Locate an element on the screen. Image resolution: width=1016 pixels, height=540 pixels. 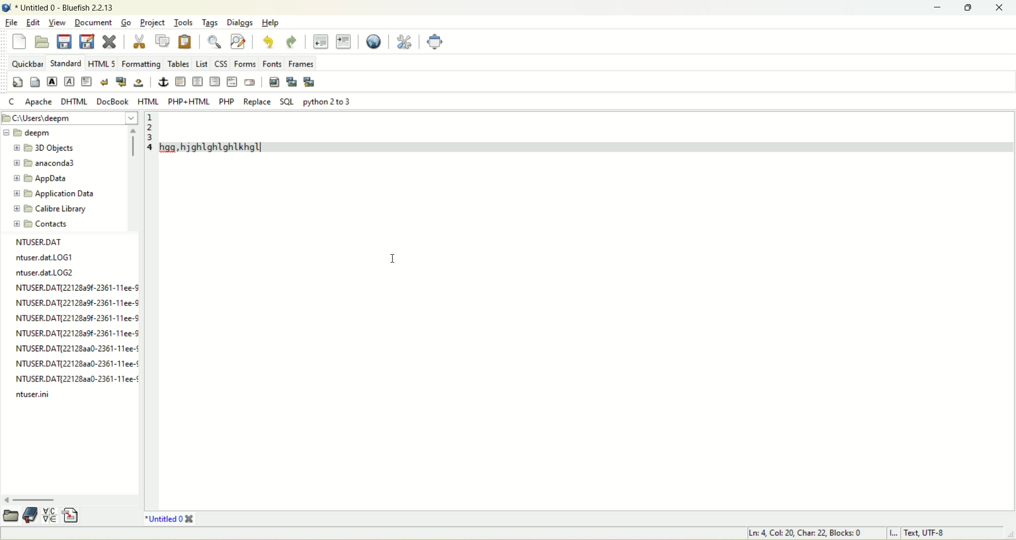
unindent is located at coordinates (321, 41).